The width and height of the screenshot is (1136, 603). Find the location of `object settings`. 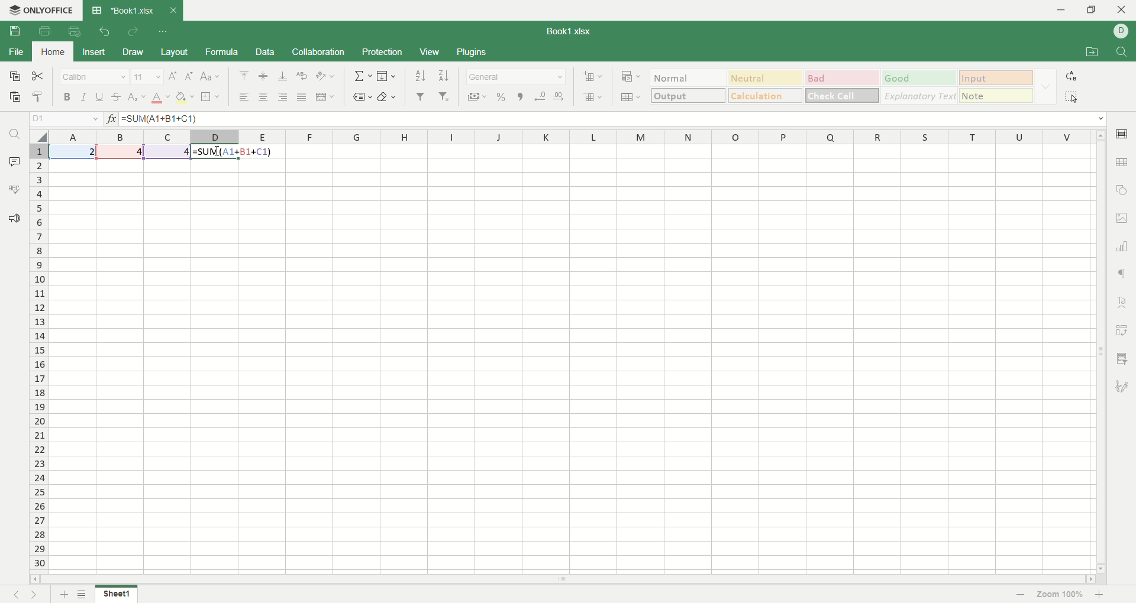

object settings is located at coordinates (1122, 190).